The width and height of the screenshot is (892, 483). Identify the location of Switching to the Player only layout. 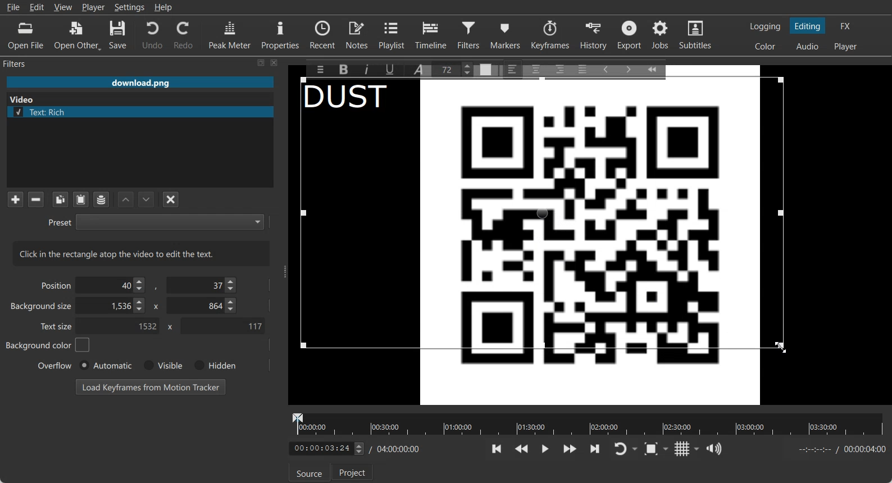
(847, 47).